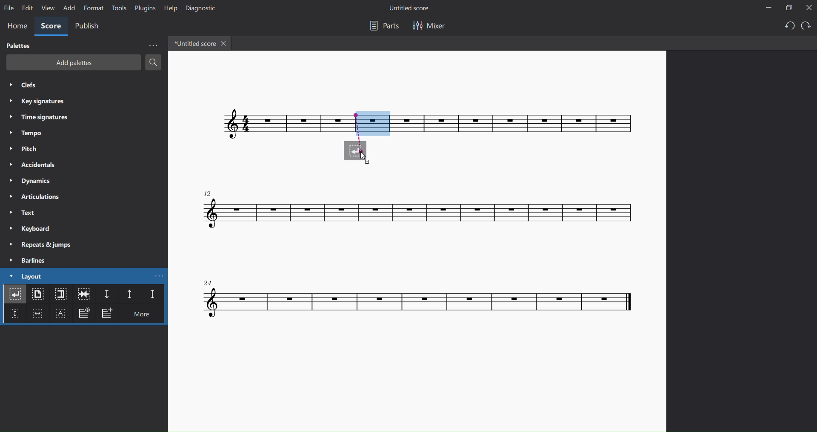  I want to click on close, so click(808, 8).